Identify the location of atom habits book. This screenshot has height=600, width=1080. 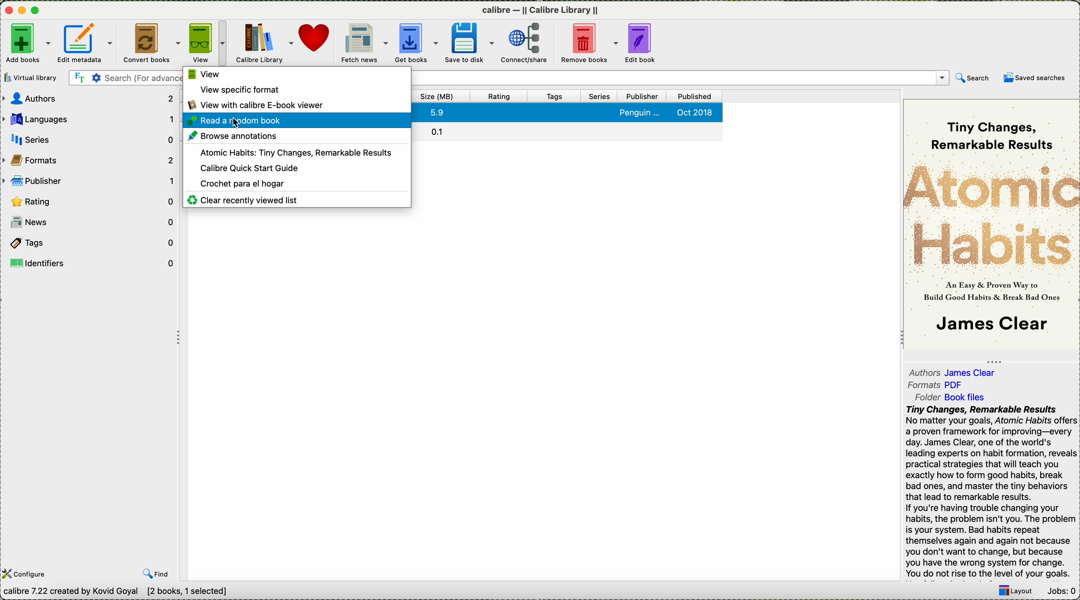
(291, 152).